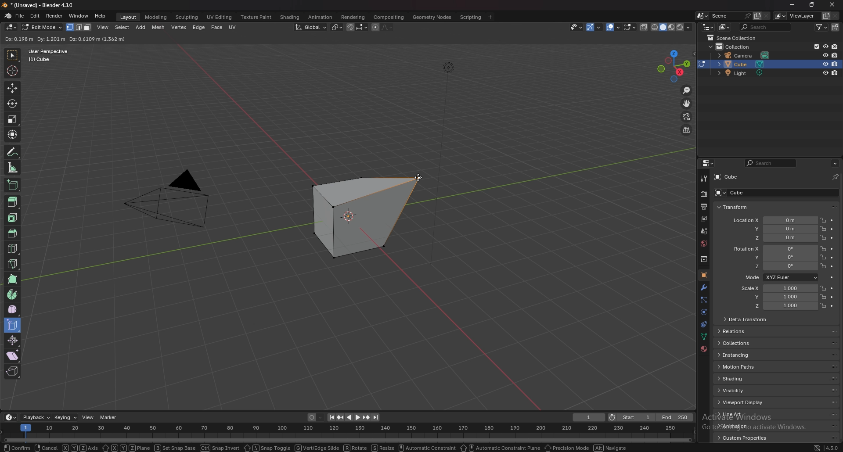 The image size is (843, 452). I want to click on scale, so click(12, 119).